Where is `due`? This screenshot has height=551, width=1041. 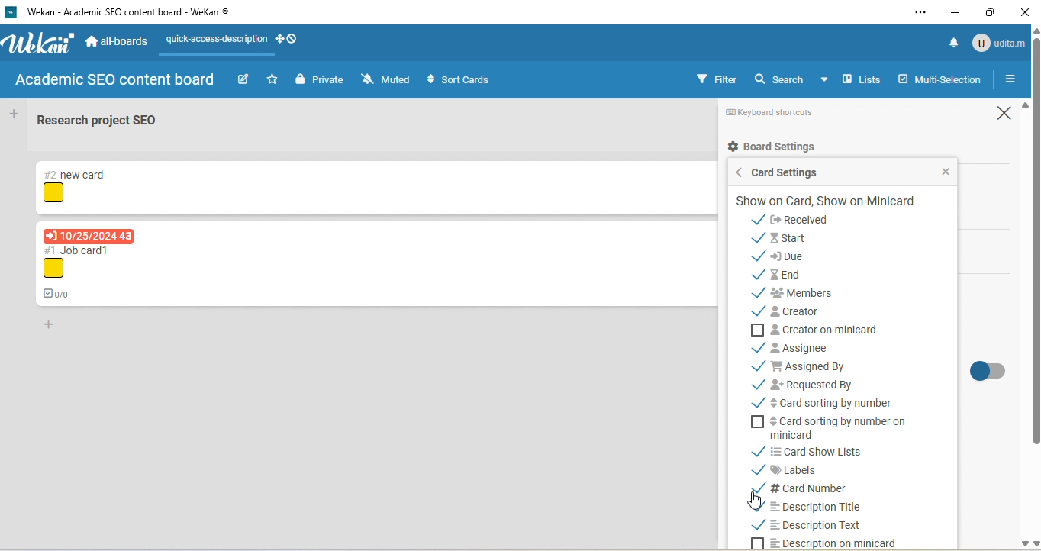
due is located at coordinates (807, 256).